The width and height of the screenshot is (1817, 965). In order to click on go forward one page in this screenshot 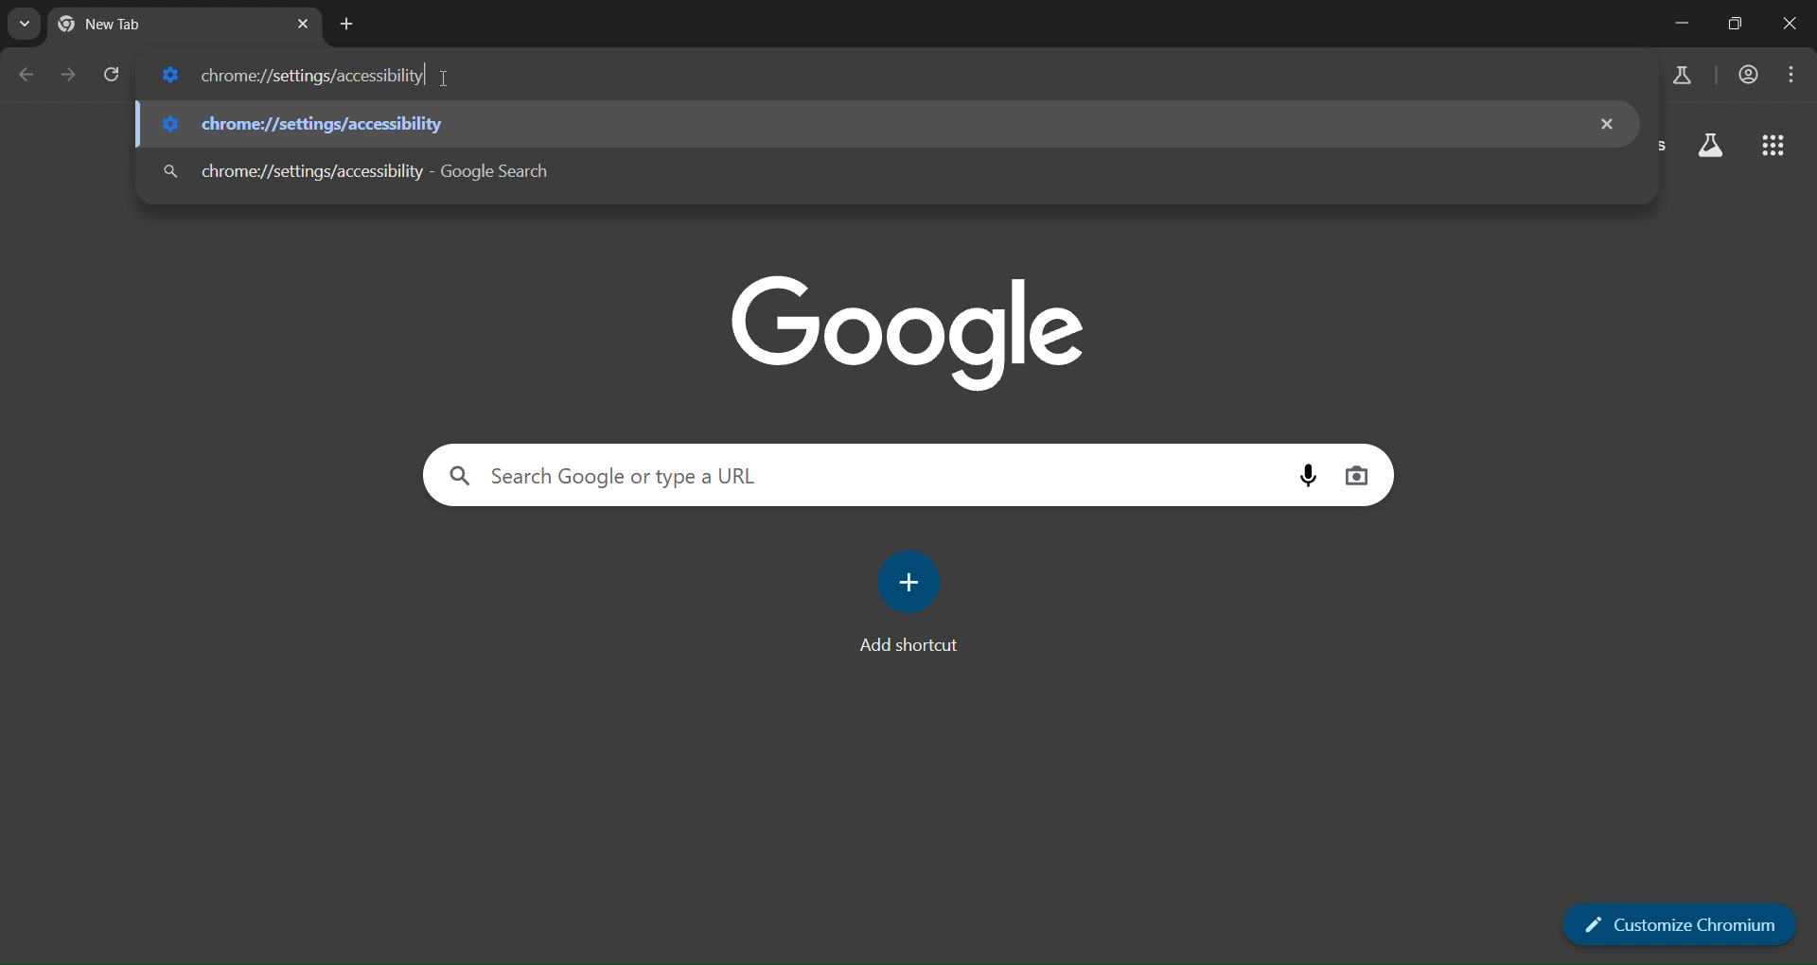, I will do `click(72, 76)`.